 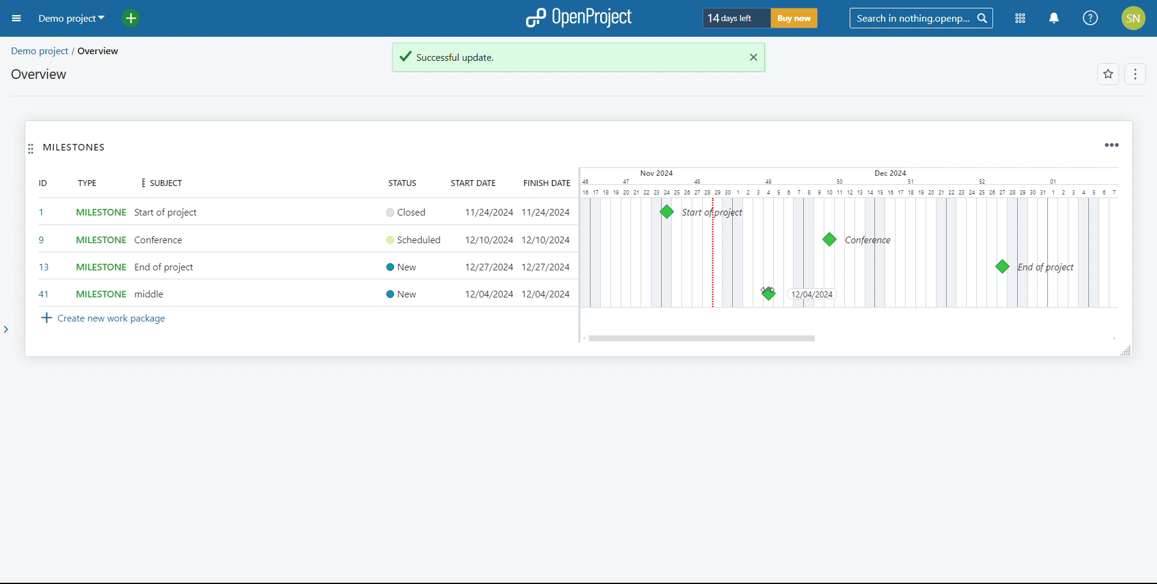 What do you see at coordinates (768, 294) in the screenshot?
I see `milsetone moved` at bounding box center [768, 294].